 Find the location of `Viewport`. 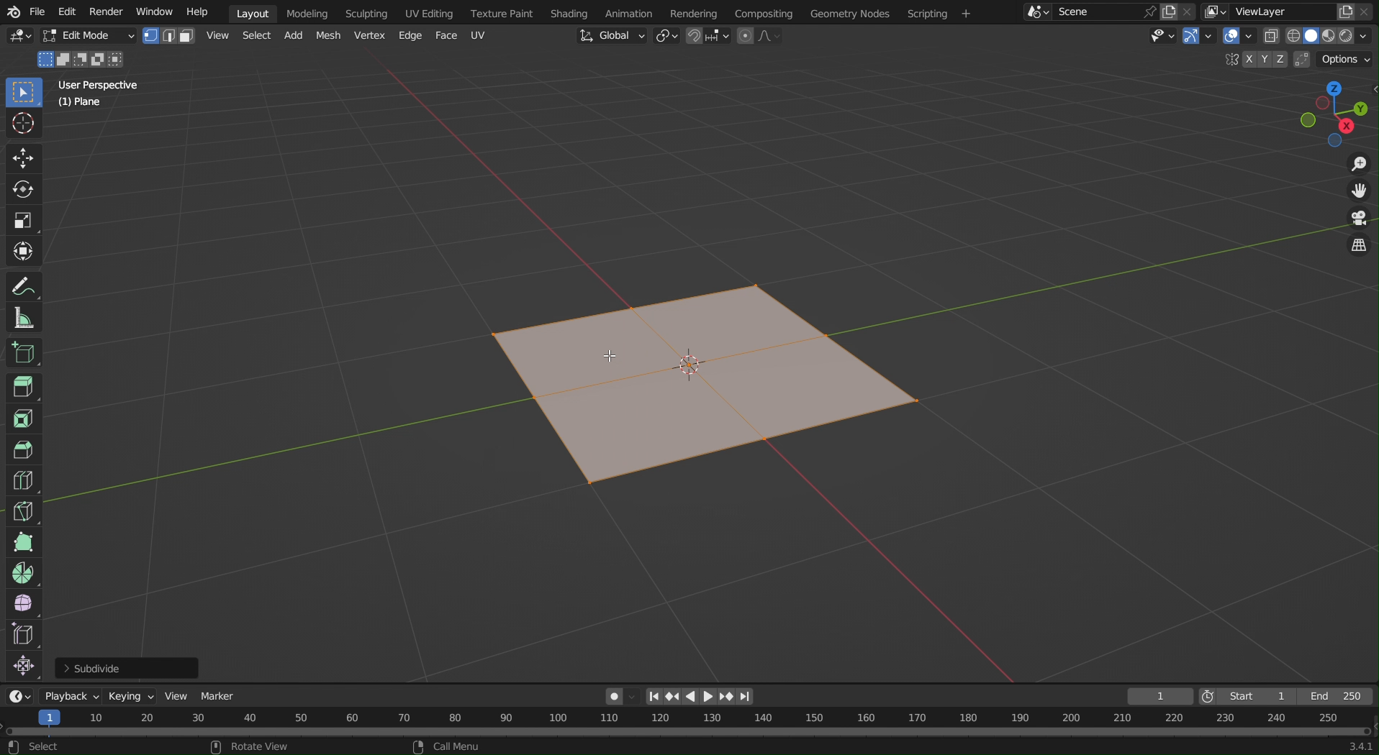

Viewport is located at coordinates (1334, 114).